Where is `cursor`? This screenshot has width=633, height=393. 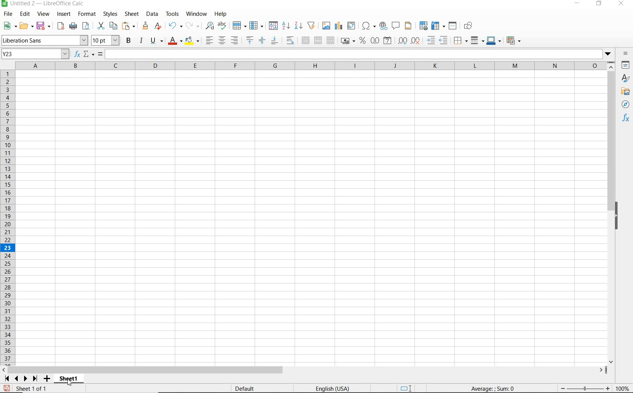 cursor is located at coordinates (71, 385).